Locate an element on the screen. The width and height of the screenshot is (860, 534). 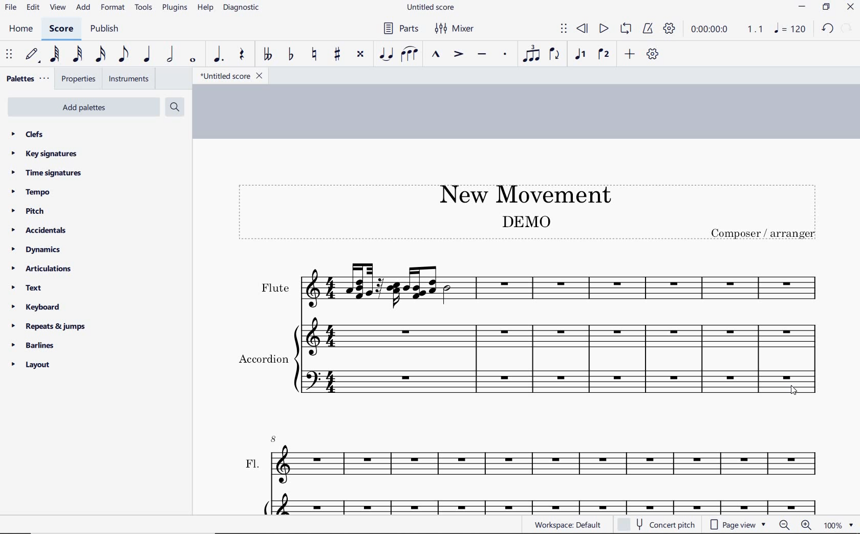
text is located at coordinates (764, 233).